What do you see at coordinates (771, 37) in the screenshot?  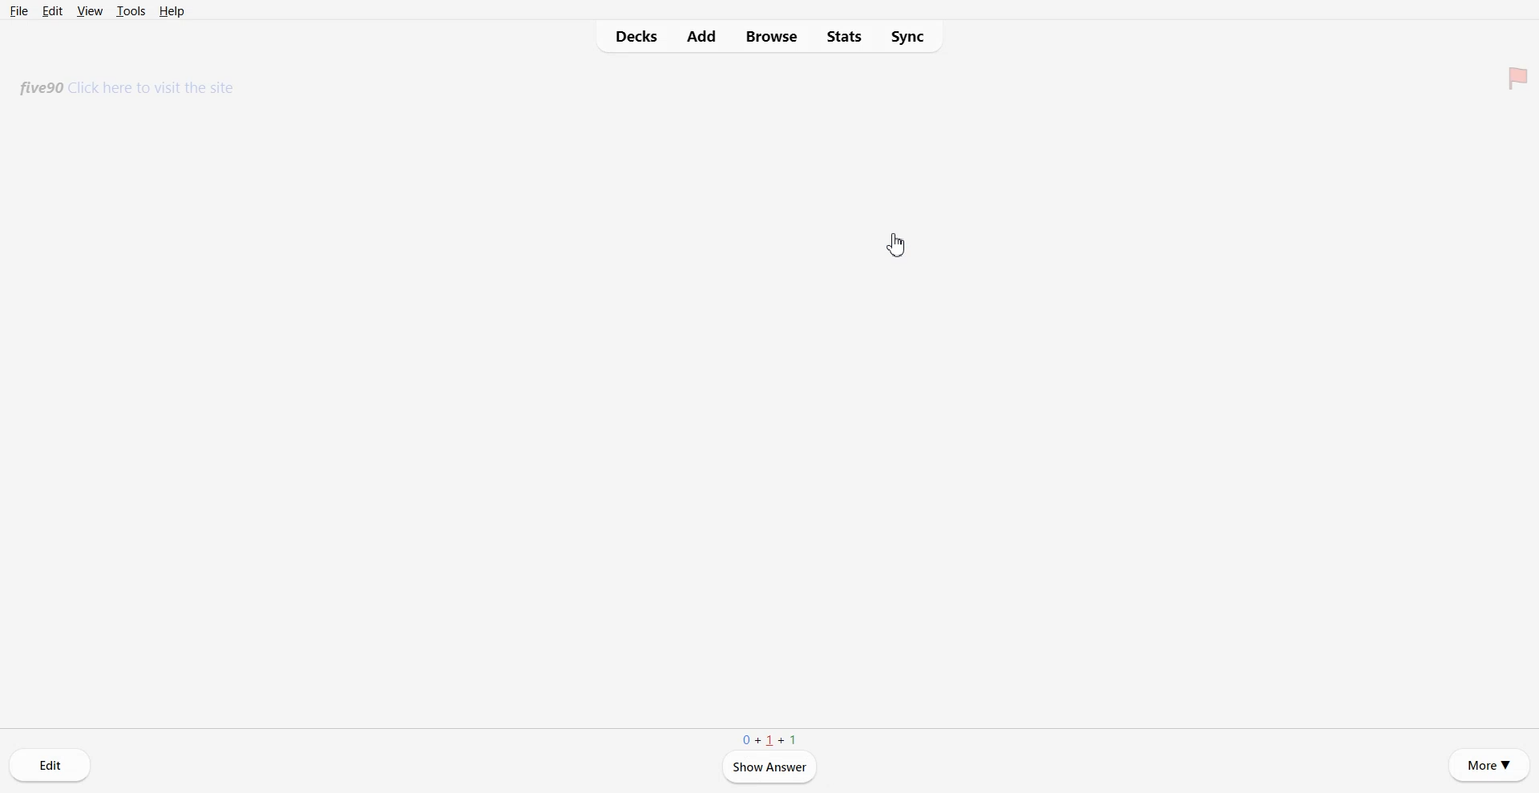 I see `Browse` at bounding box center [771, 37].